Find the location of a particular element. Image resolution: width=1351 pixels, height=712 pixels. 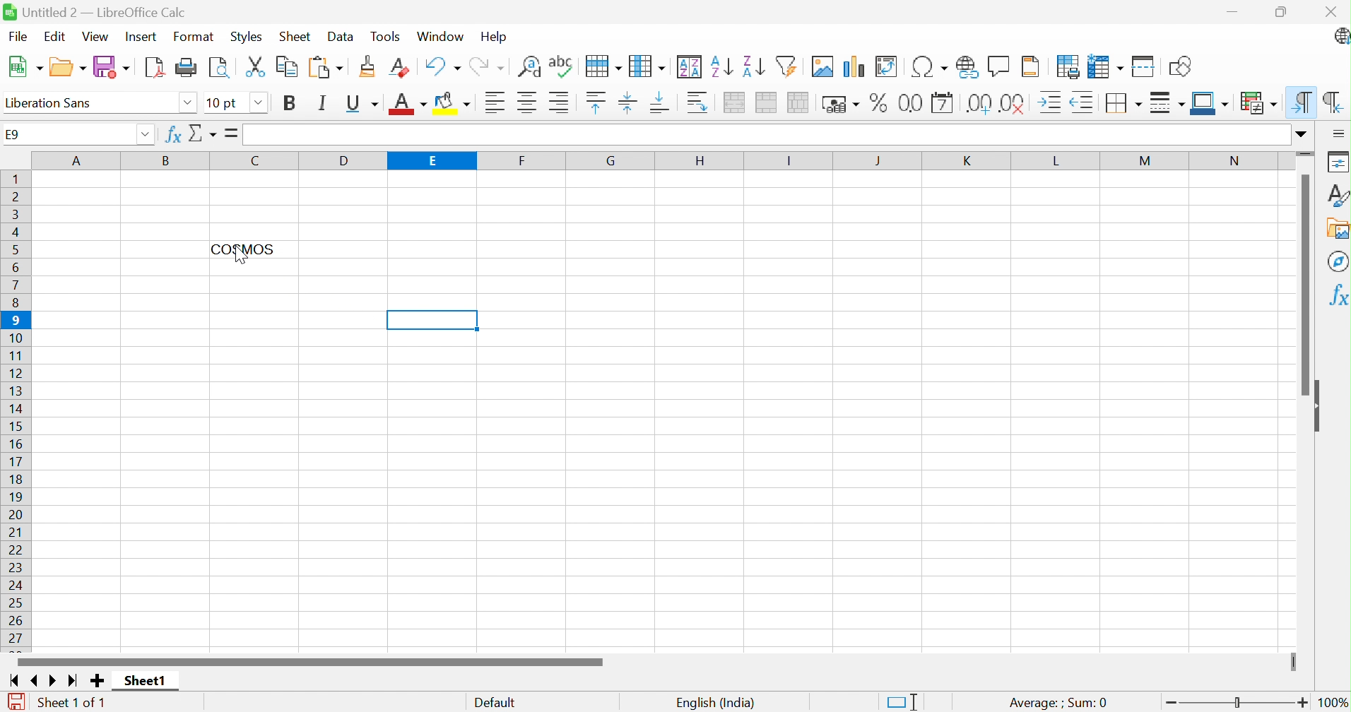

Split windows is located at coordinates (1144, 66).